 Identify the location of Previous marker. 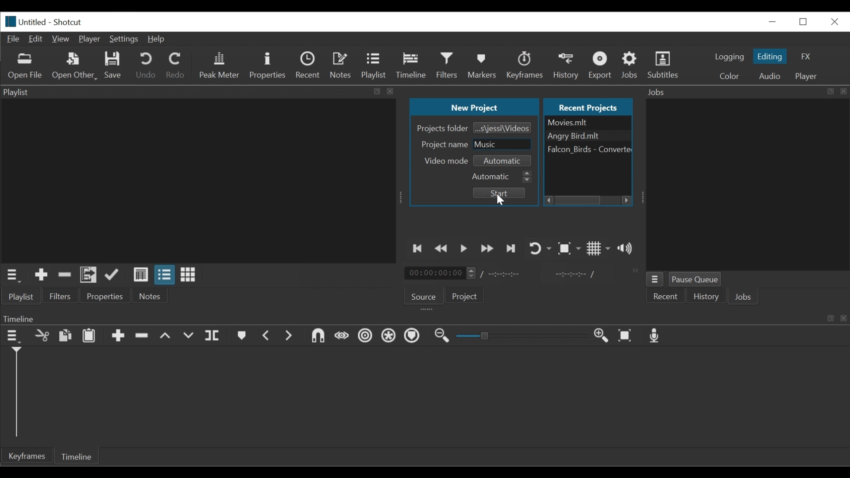
(266, 335).